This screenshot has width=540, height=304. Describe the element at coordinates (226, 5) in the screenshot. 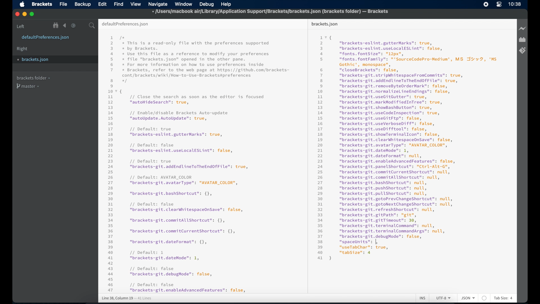

I see `help` at that location.